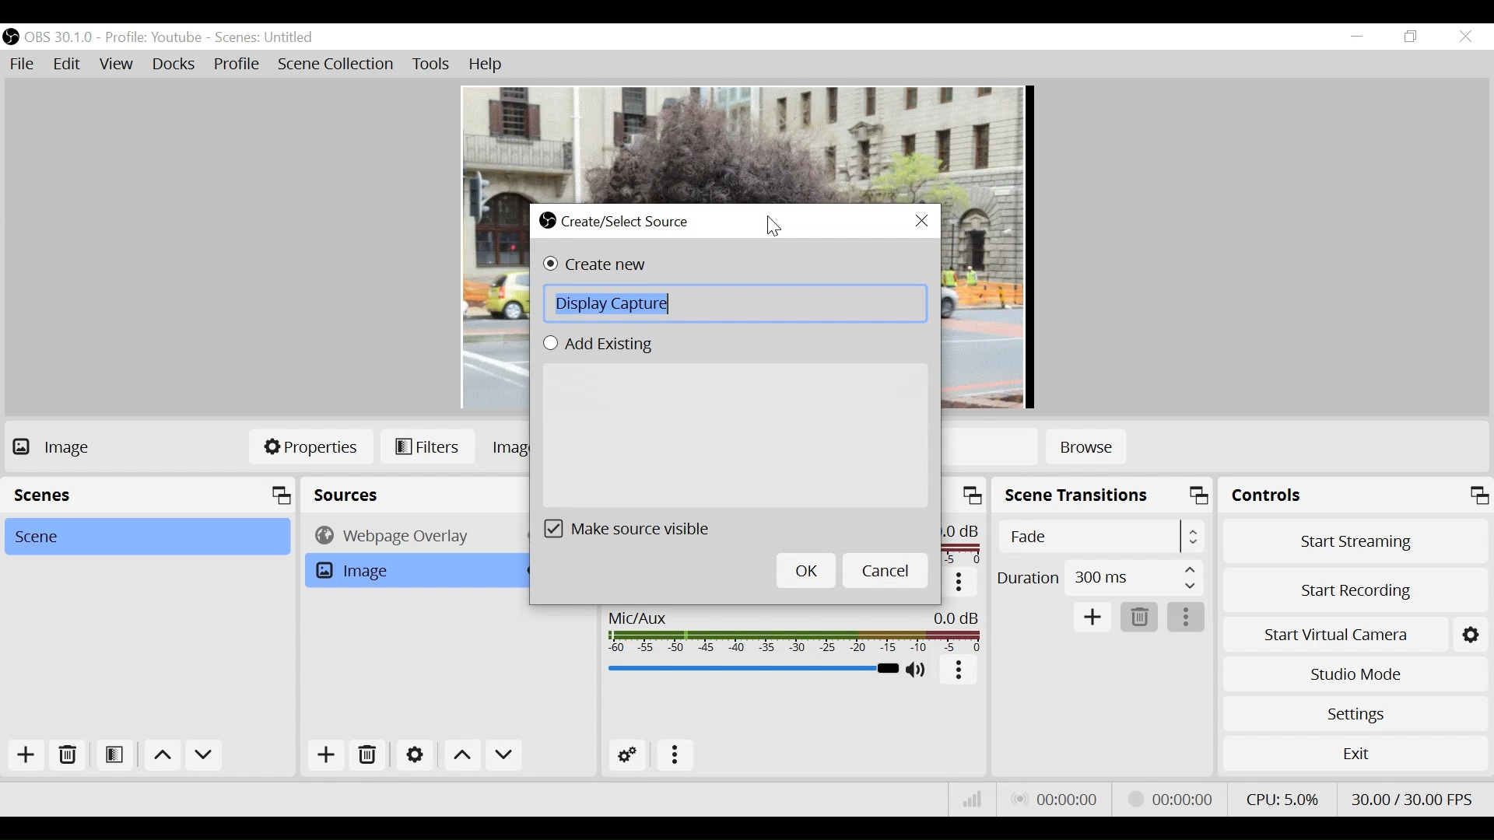 This screenshot has height=840, width=1494. I want to click on Filters, so click(428, 447).